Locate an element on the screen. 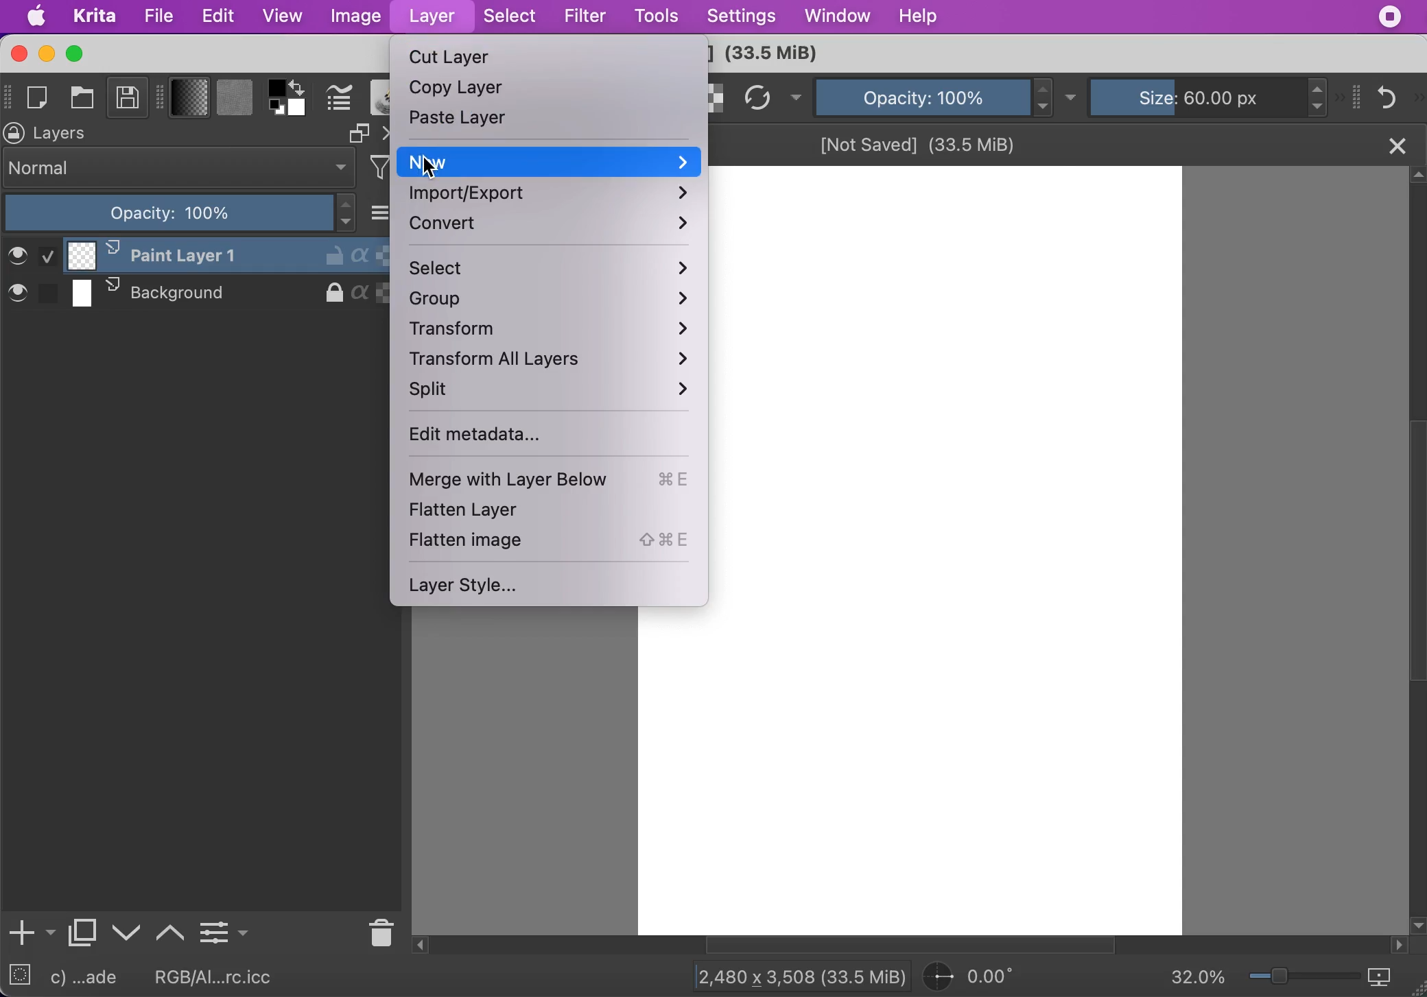 The width and height of the screenshot is (1427, 997). [not saved] (33.5 MiB) is located at coordinates (920, 143).